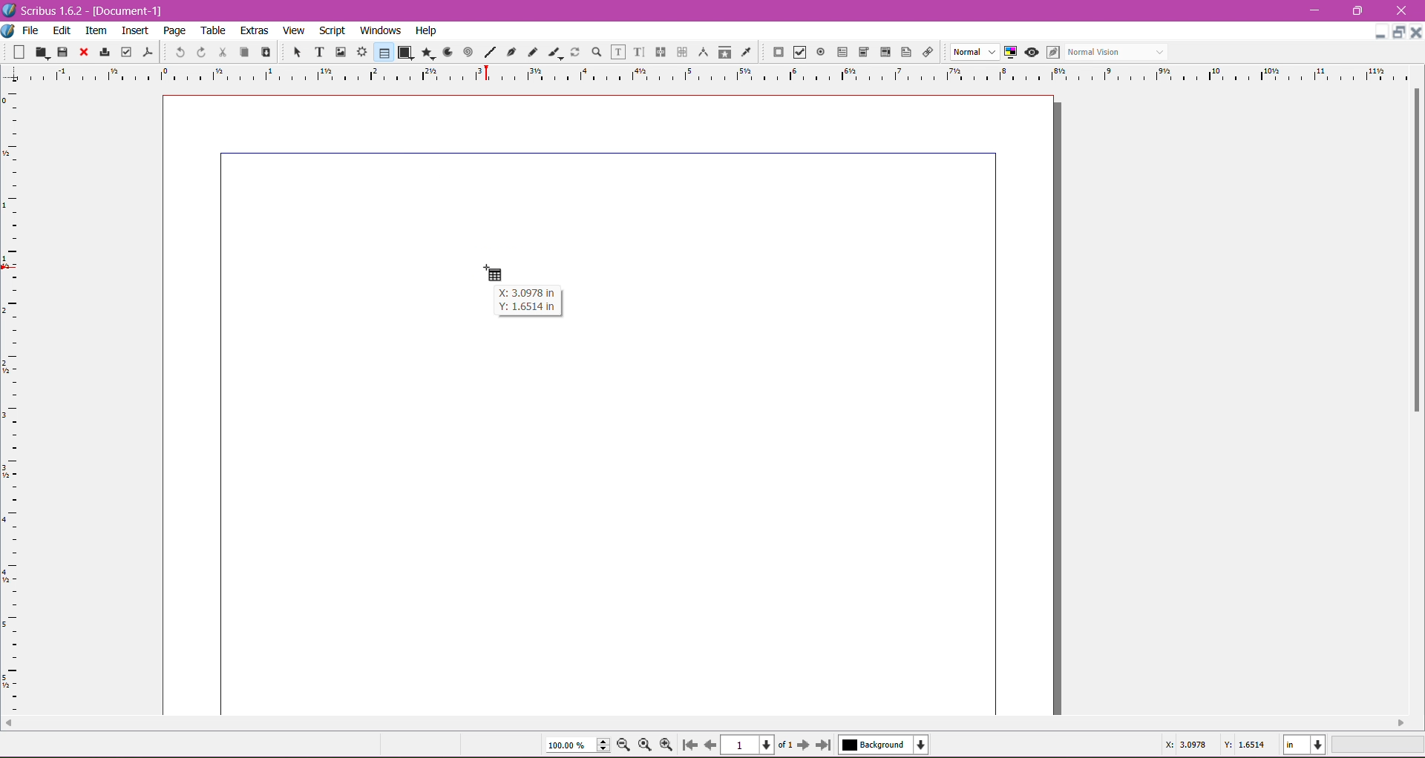  Describe the element at coordinates (510, 51) in the screenshot. I see `Bezier Curve` at that location.